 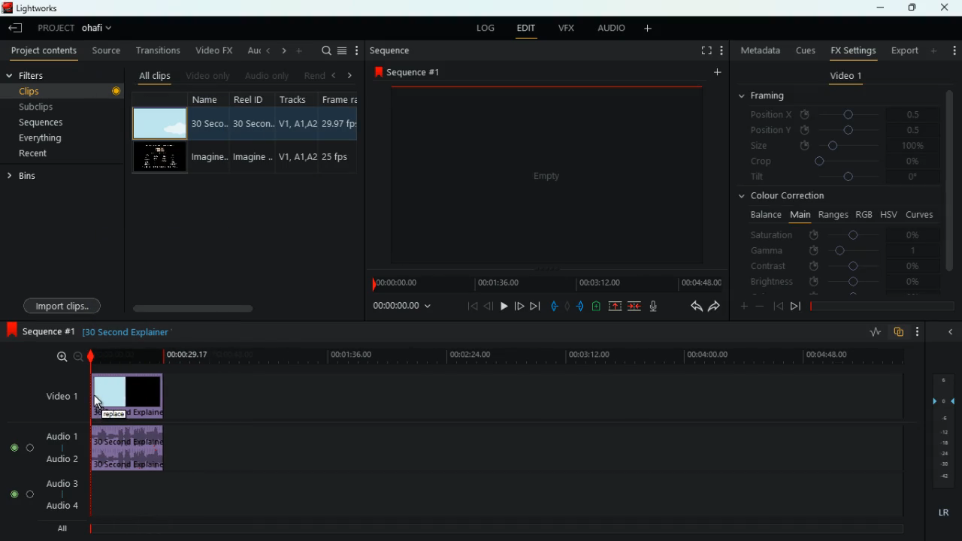 What do you see at coordinates (333, 75) in the screenshot?
I see `left` at bounding box center [333, 75].